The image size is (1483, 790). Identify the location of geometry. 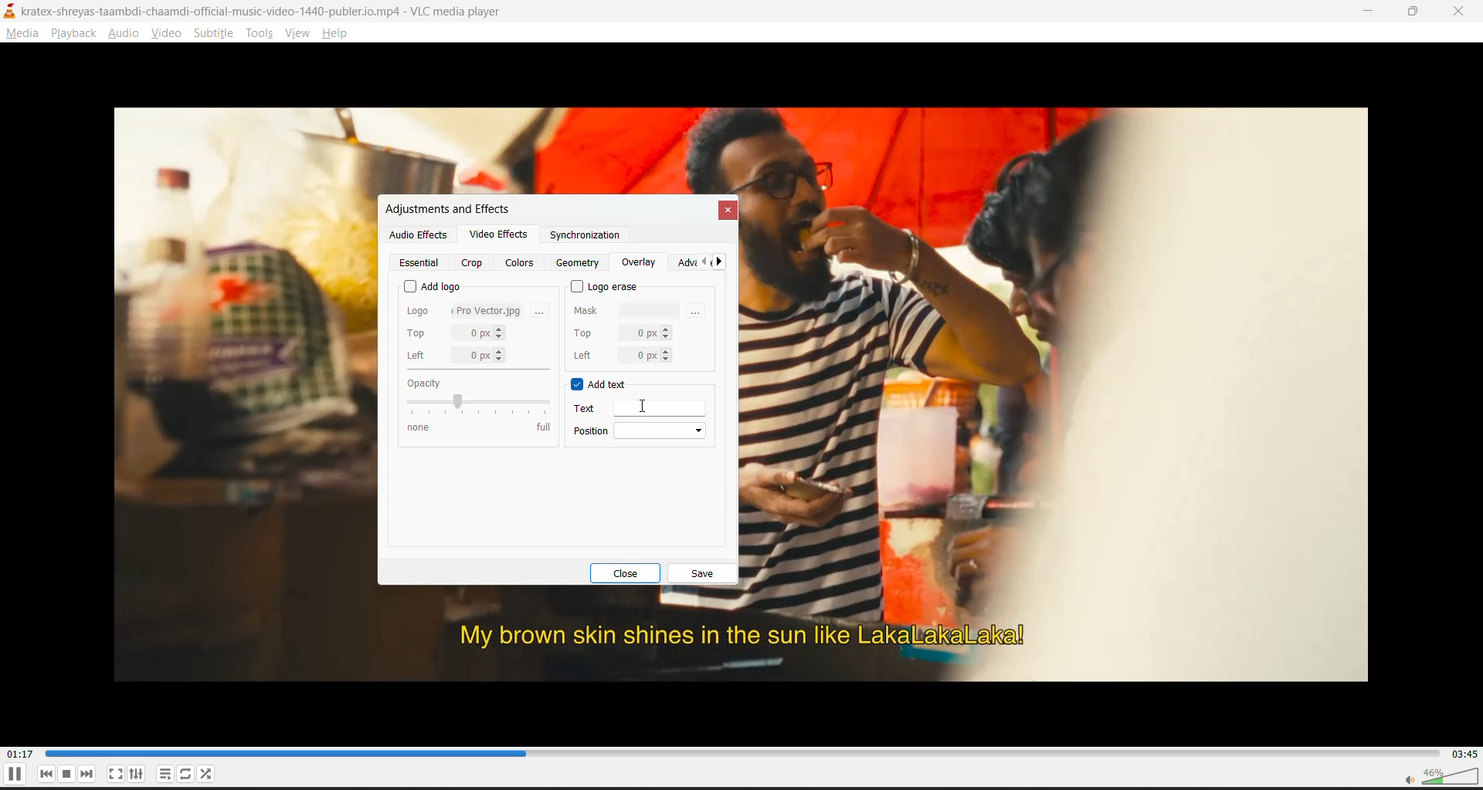
(580, 263).